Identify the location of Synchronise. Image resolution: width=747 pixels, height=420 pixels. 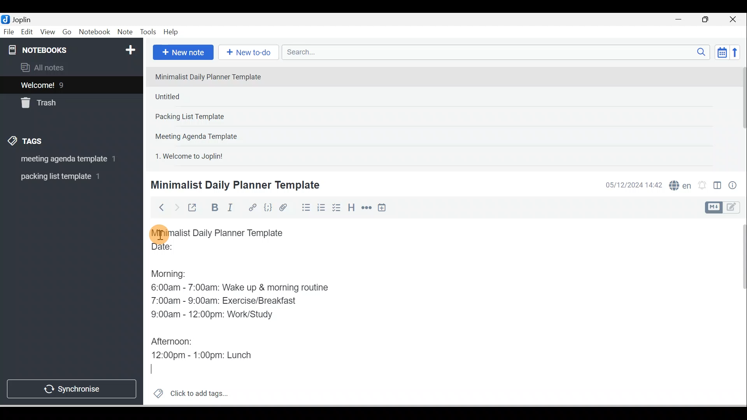
(71, 387).